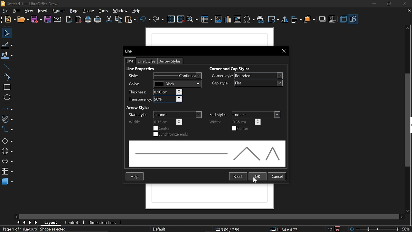 This screenshot has height=232, width=412. I want to click on Current window, so click(129, 52).